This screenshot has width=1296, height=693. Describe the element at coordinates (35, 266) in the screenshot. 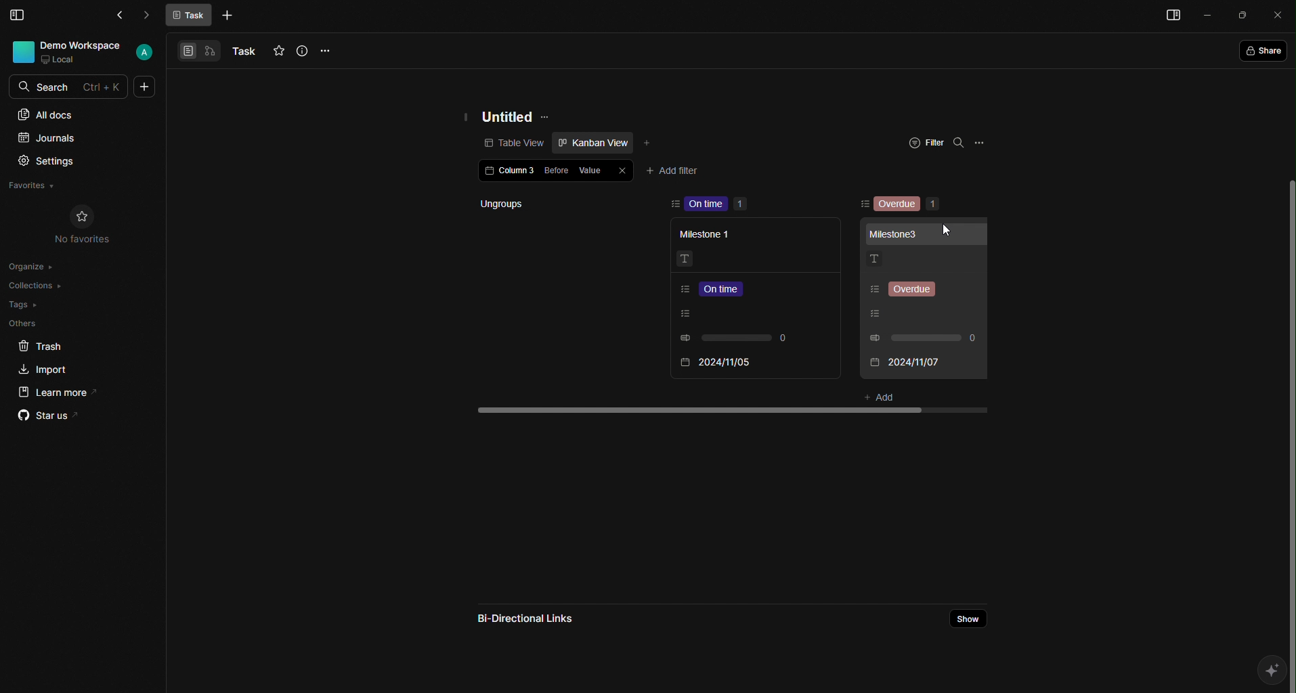

I see `Organize` at that location.